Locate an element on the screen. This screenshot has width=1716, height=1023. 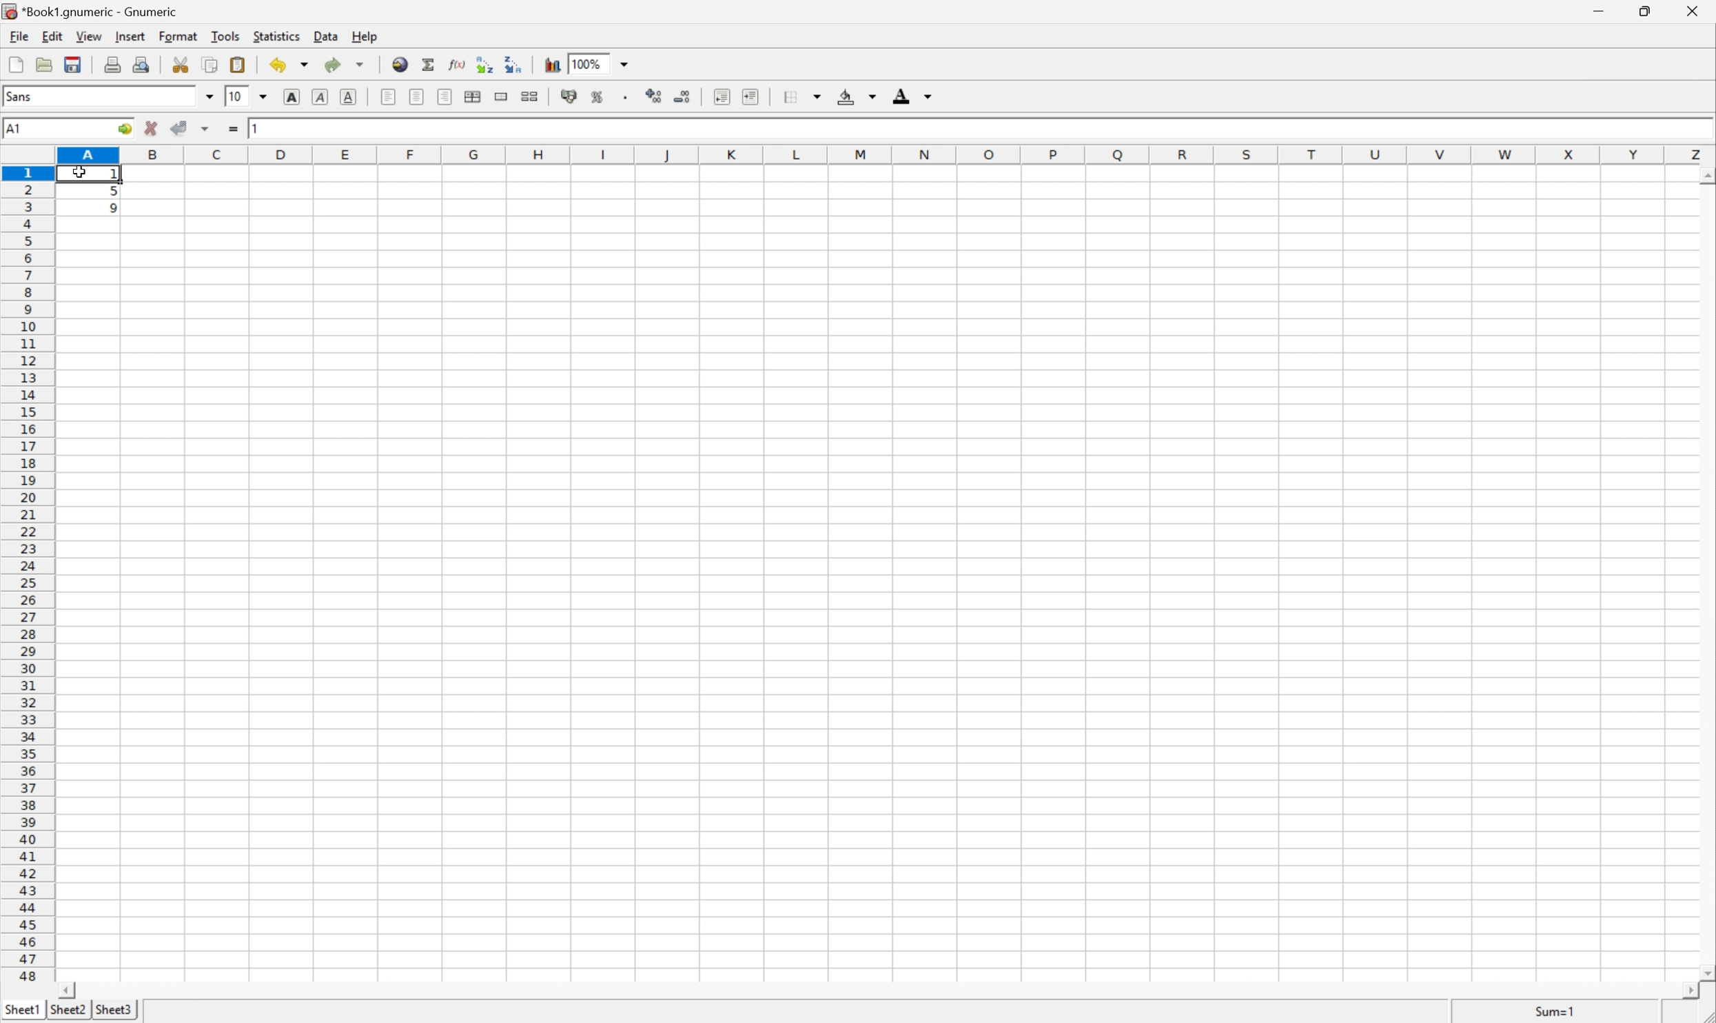
split merged ranges of cells is located at coordinates (532, 95).